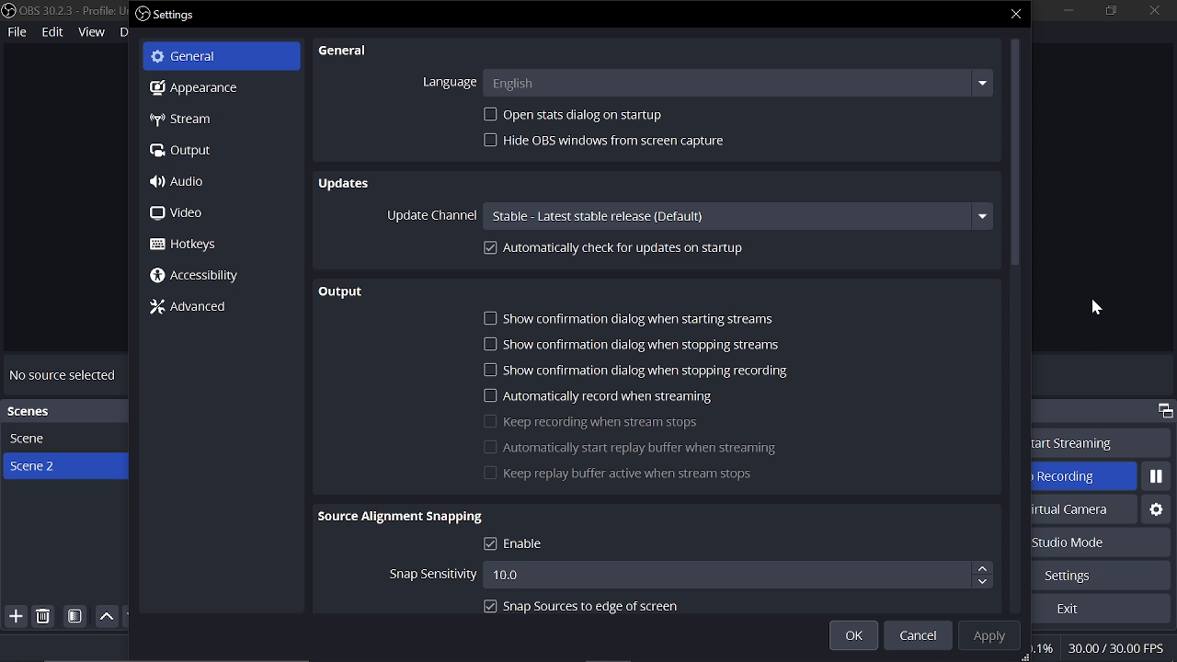  Describe the element at coordinates (679, 250) in the screenshot. I see `automatically check for updates when start up` at that location.